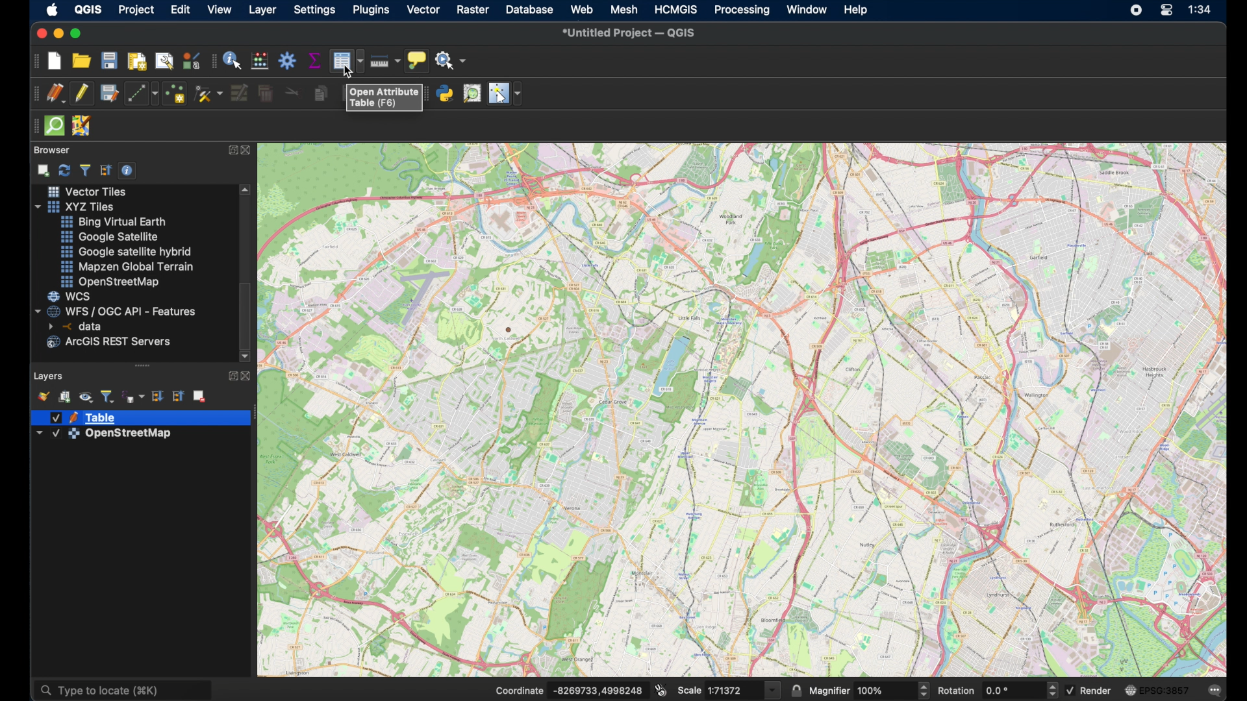 The image size is (1247, 701). I want to click on toggle extents and mouse position display, so click(662, 689).